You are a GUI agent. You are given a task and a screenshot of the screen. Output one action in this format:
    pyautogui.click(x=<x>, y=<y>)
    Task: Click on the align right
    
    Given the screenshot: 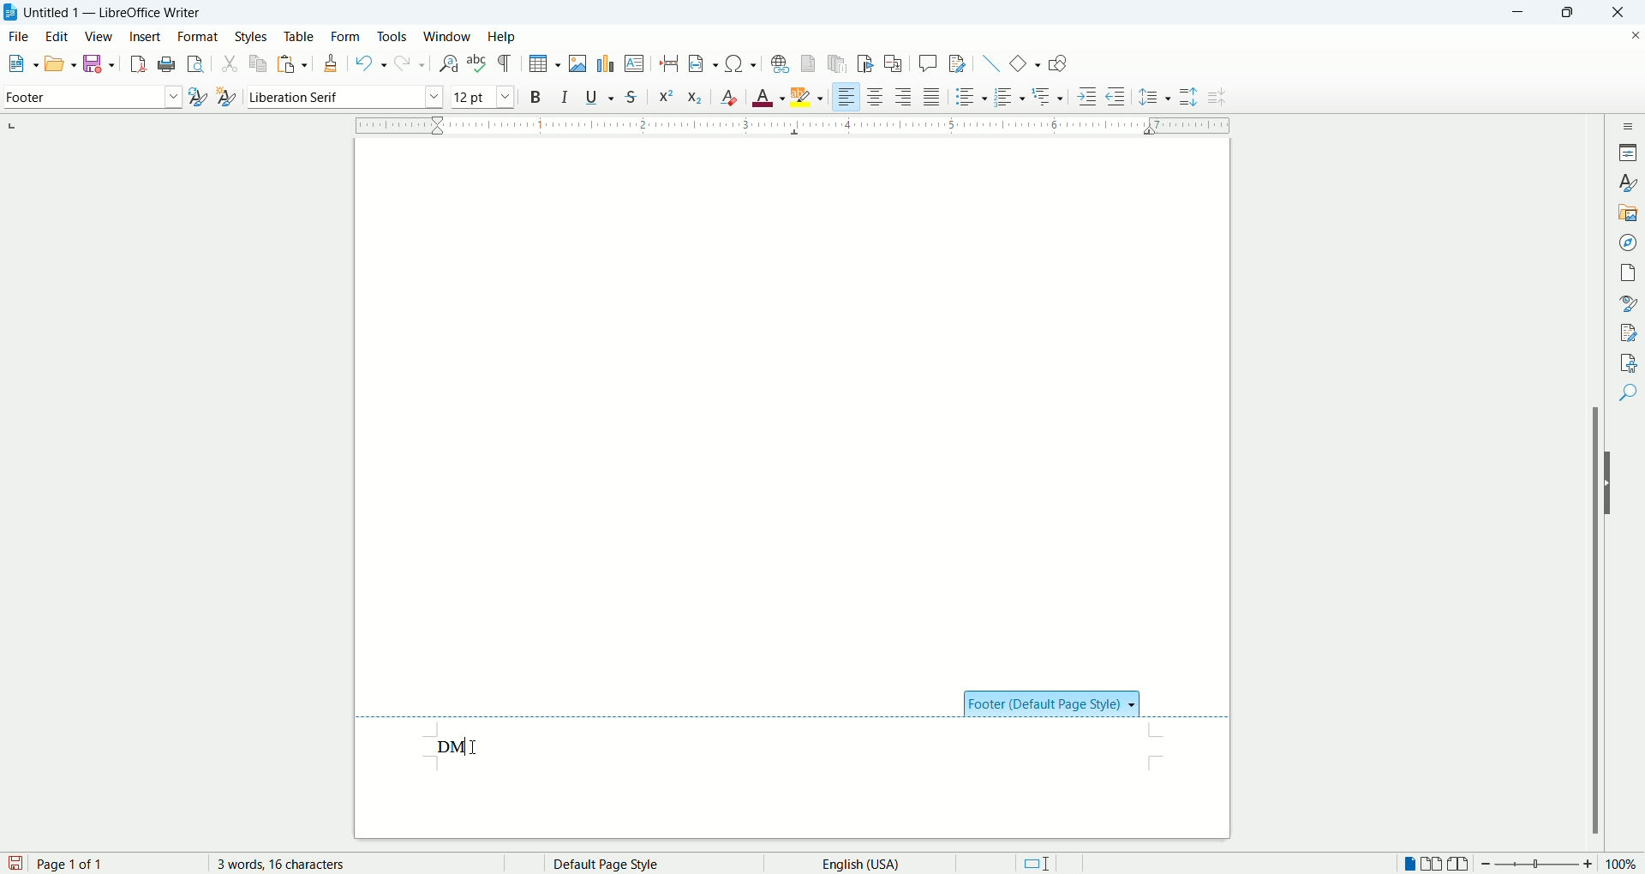 What is the action you would take?
    pyautogui.click(x=906, y=99)
    